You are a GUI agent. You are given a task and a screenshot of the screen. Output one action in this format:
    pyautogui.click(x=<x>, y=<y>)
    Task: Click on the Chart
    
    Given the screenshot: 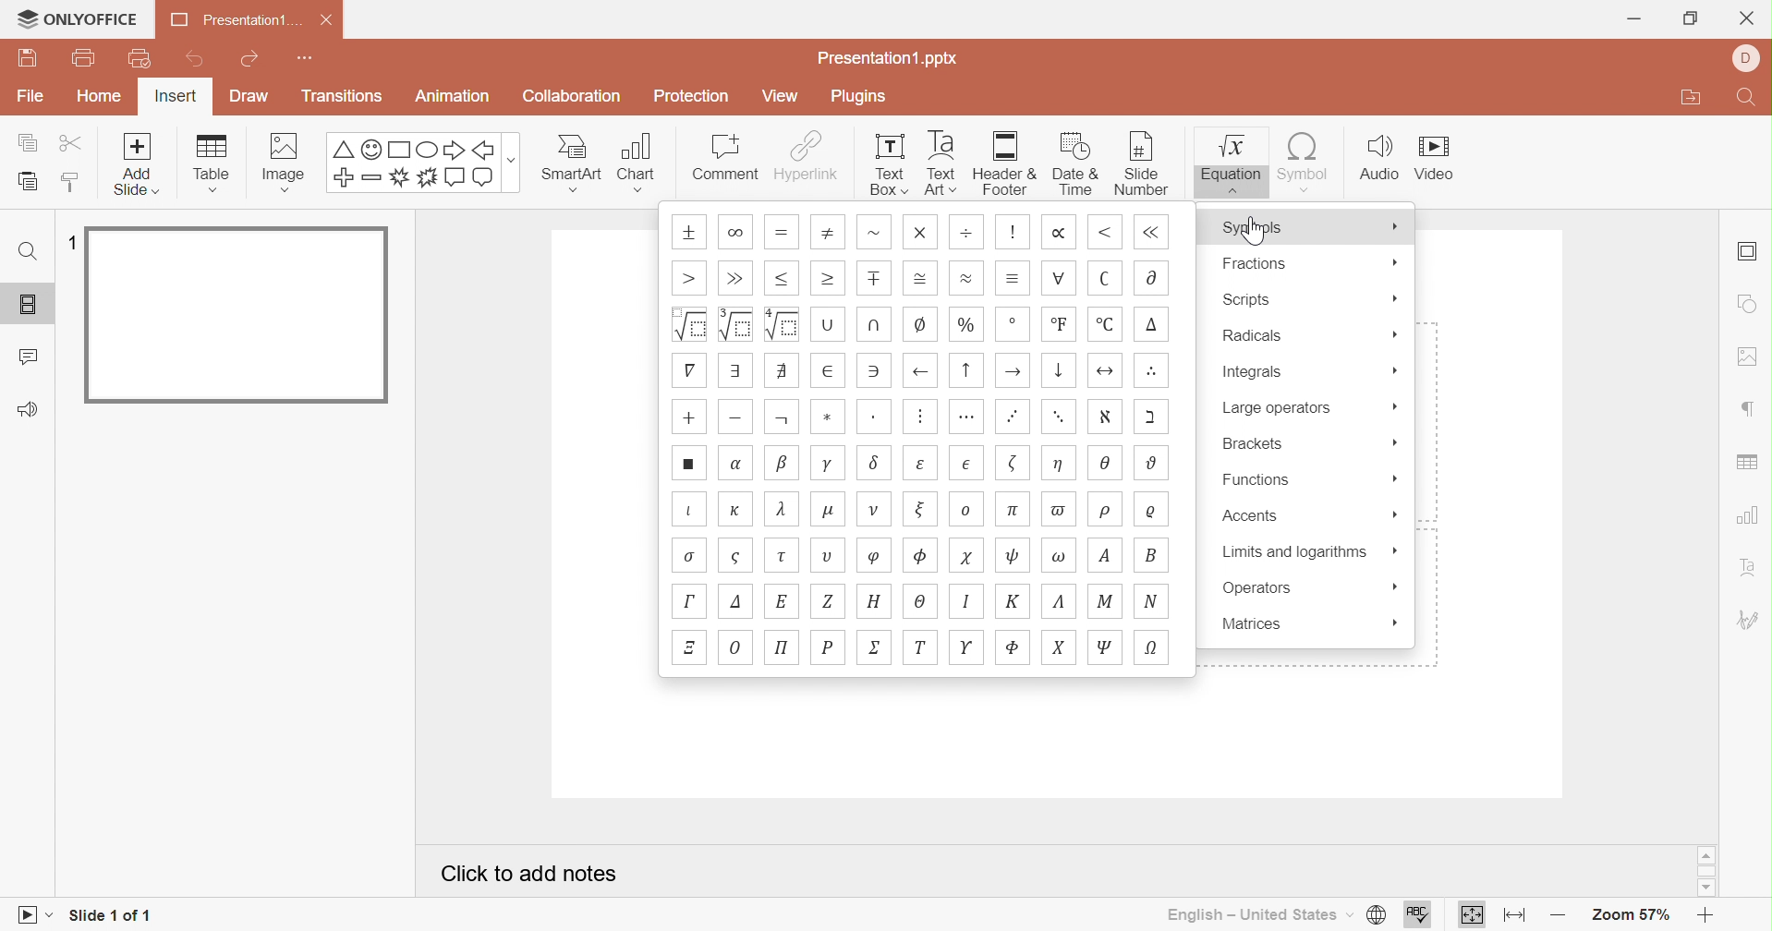 What is the action you would take?
    pyautogui.click(x=639, y=161)
    